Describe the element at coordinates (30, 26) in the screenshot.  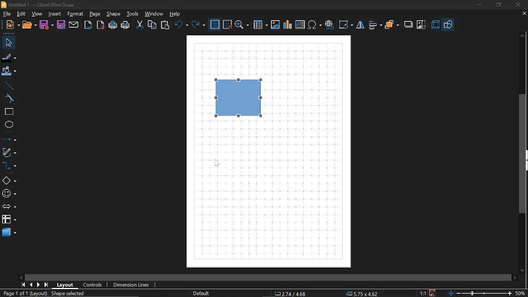
I see `Open` at that location.